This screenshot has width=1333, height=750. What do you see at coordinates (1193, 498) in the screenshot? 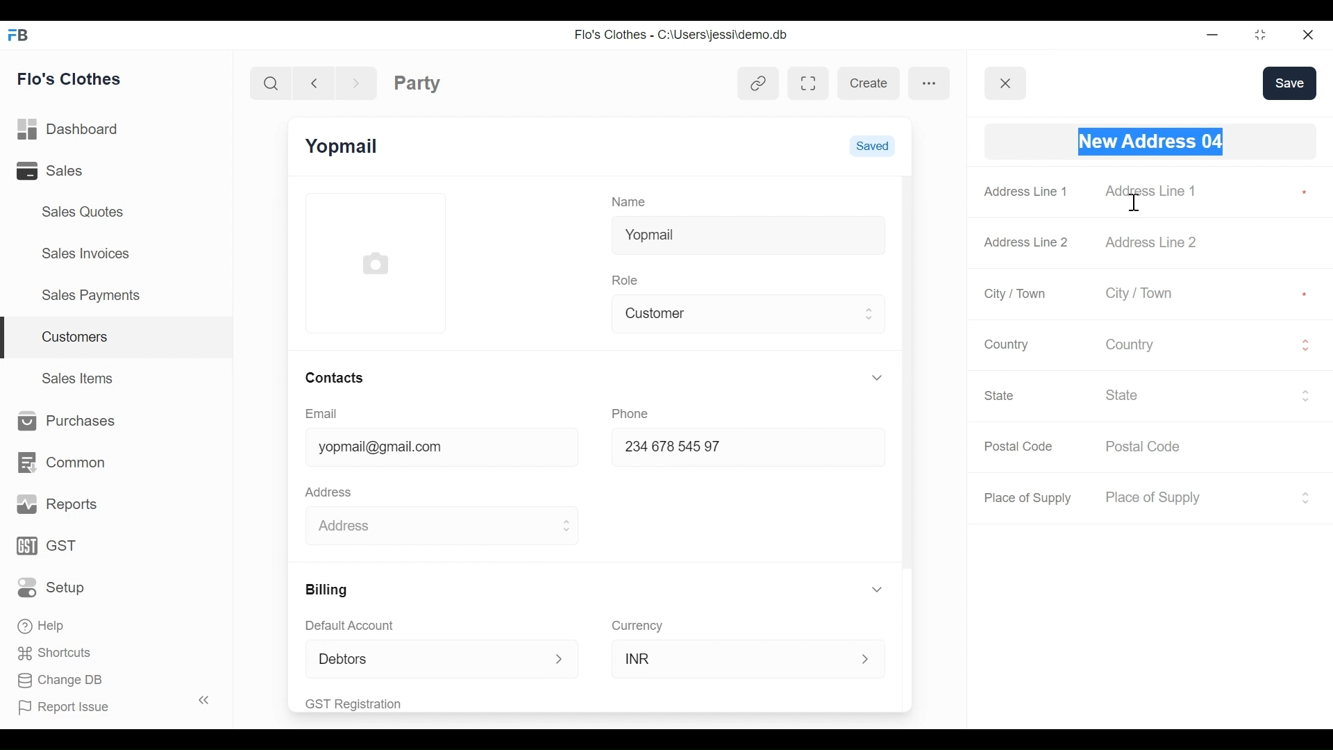
I see `Place of Supply` at bounding box center [1193, 498].